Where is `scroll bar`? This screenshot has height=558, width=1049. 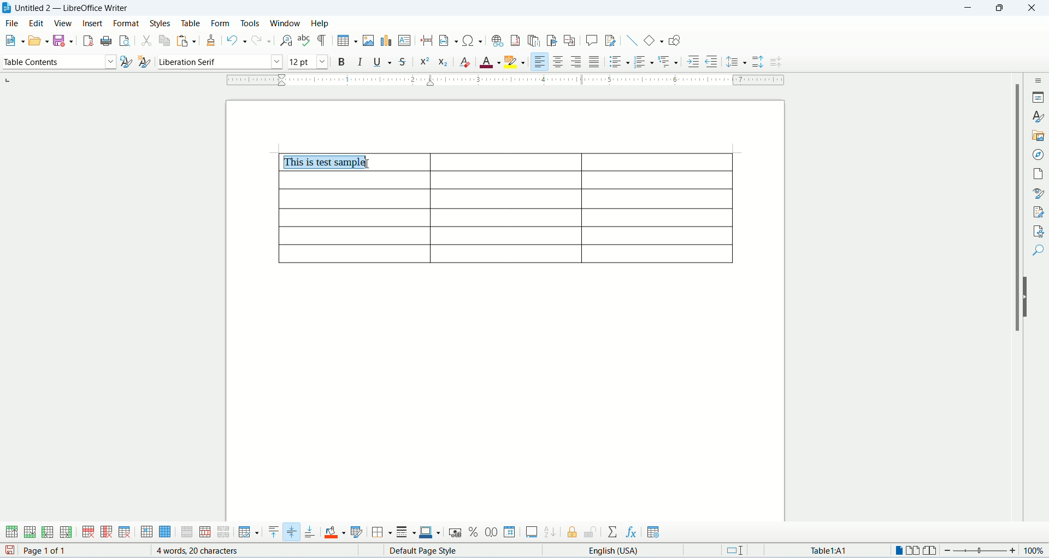 scroll bar is located at coordinates (1014, 306).